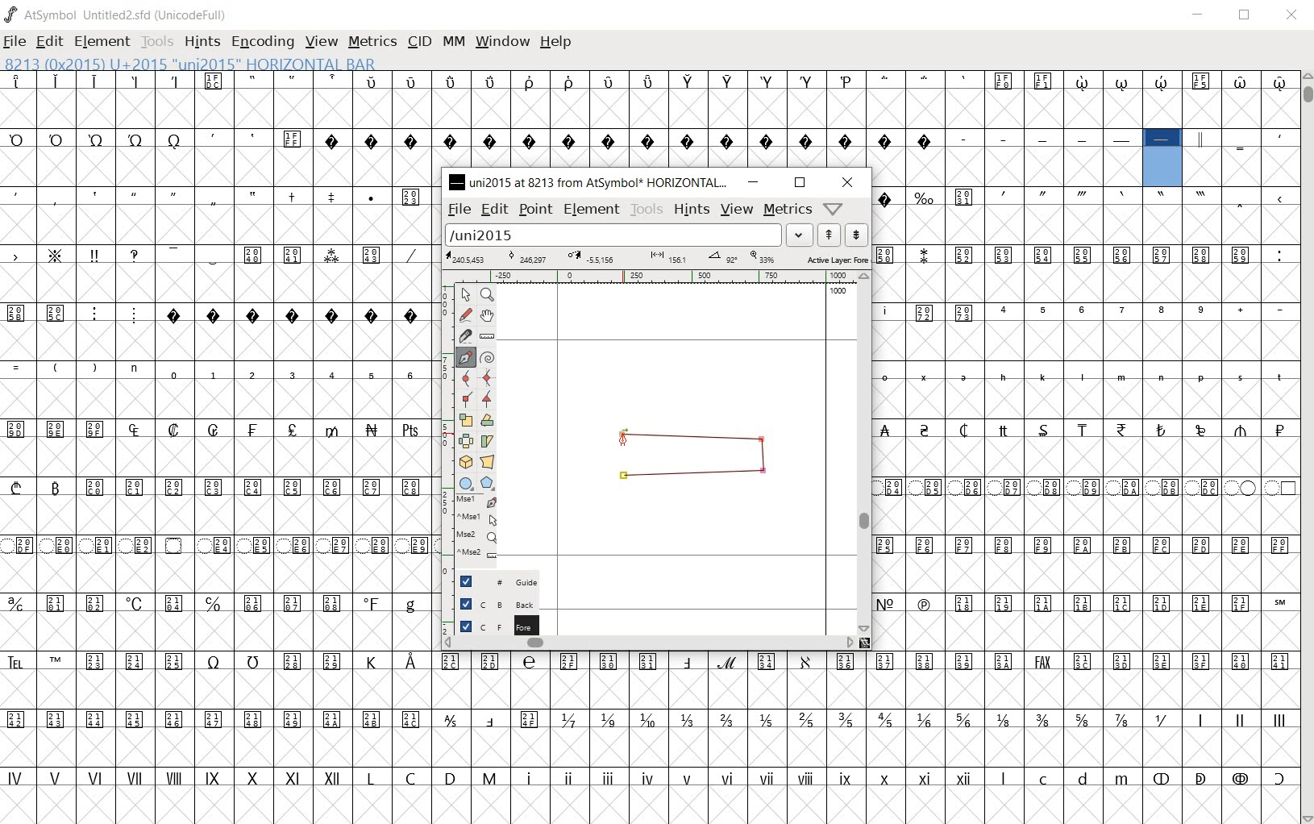 The image size is (1314, 824). Describe the element at coordinates (755, 183) in the screenshot. I see `minimize` at that location.